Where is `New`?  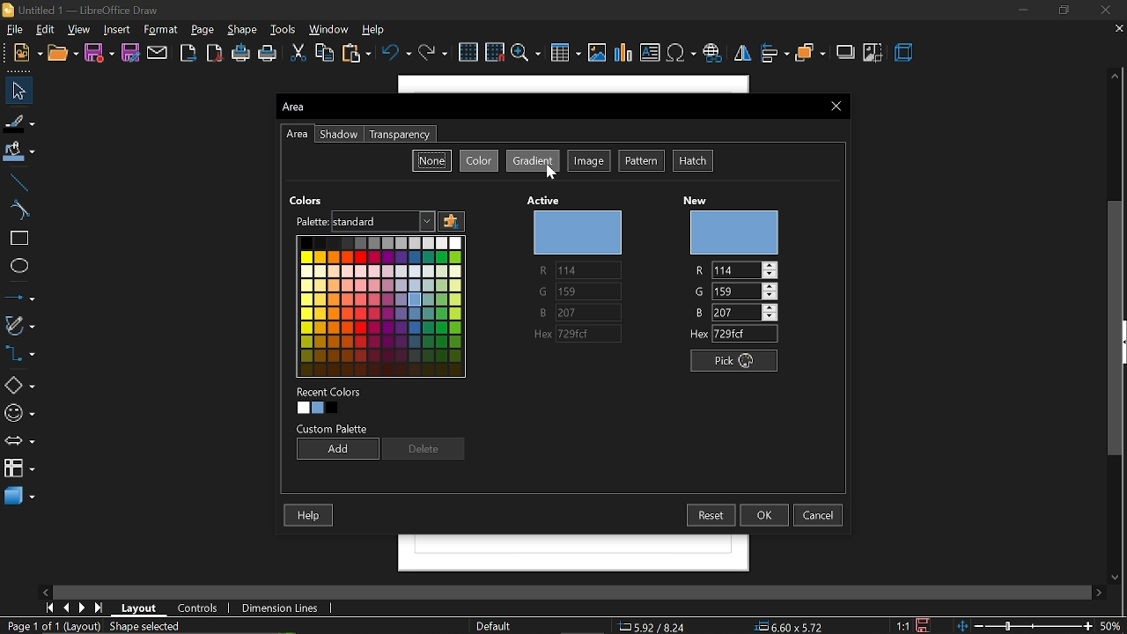
New is located at coordinates (21, 53).